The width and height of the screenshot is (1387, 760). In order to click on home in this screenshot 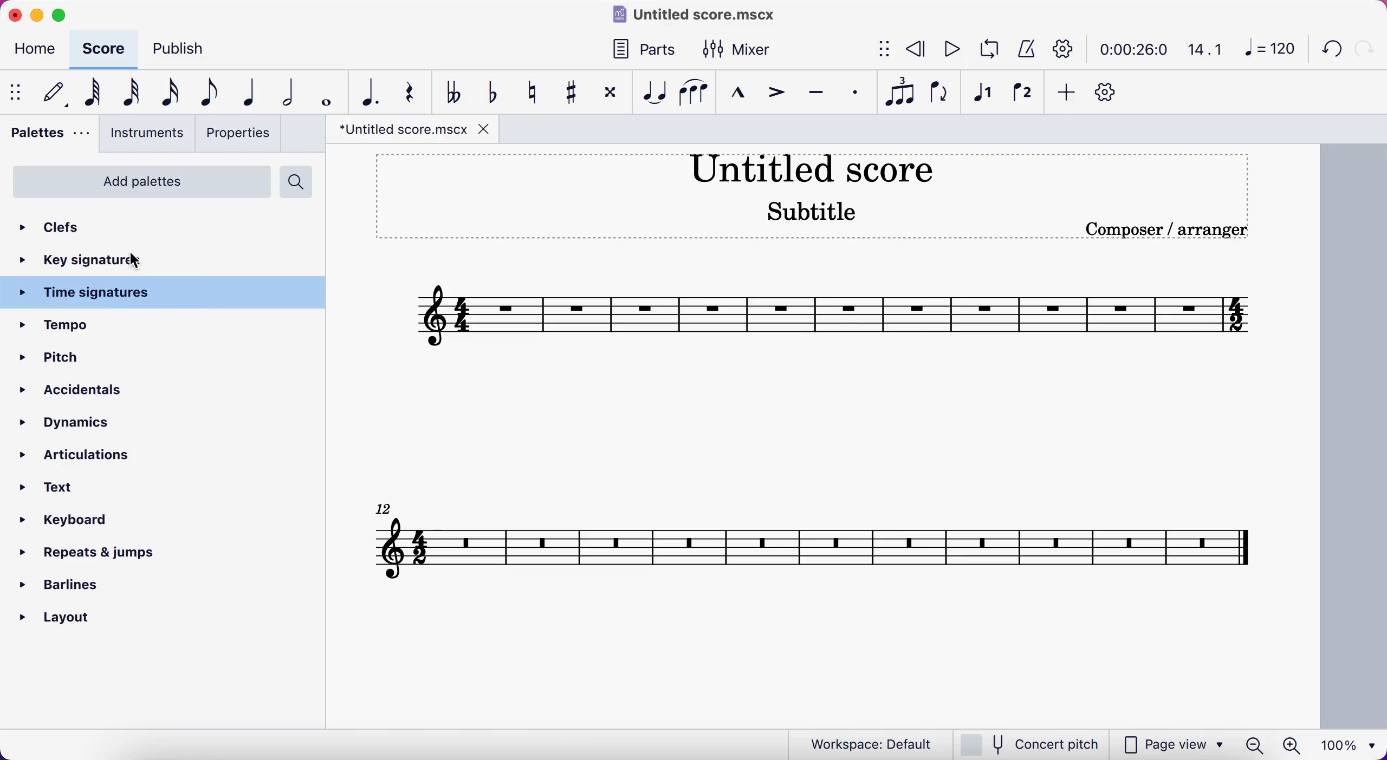, I will do `click(36, 49)`.